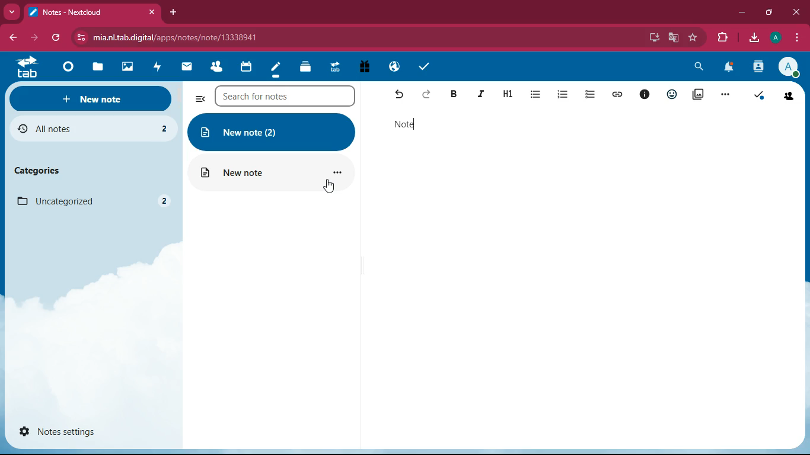 This screenshot has width=810, height=455. I want to click on categories, so click(37, 170).